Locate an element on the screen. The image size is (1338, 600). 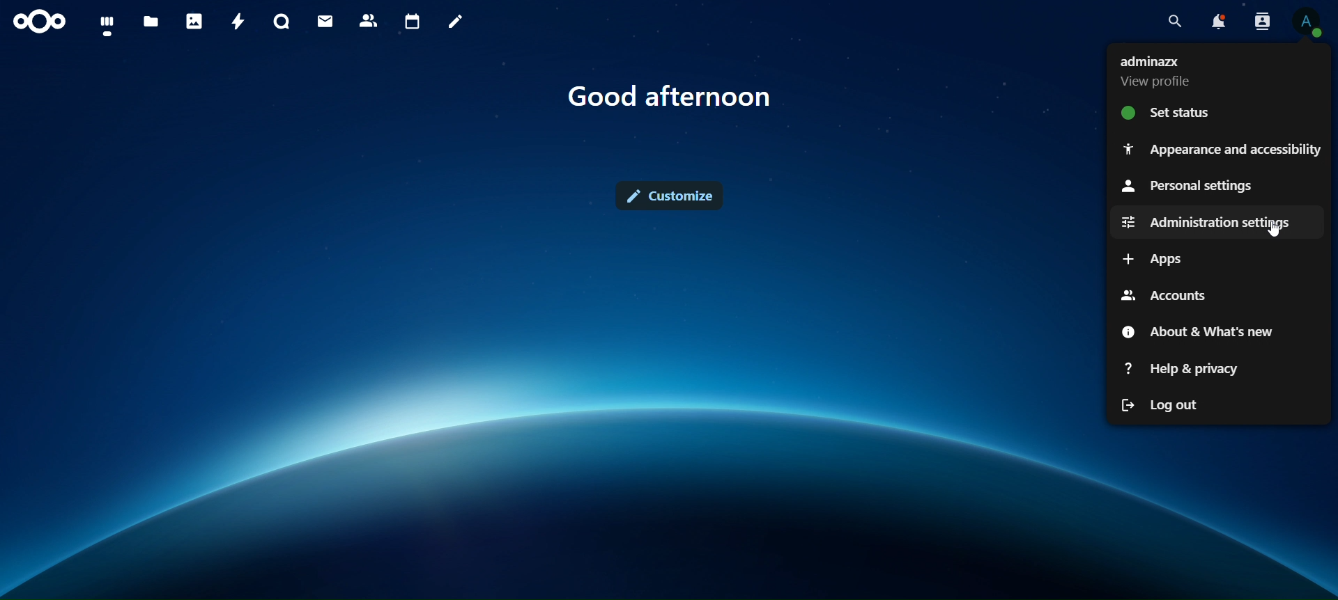
search is located at coordinates (1172, 19).